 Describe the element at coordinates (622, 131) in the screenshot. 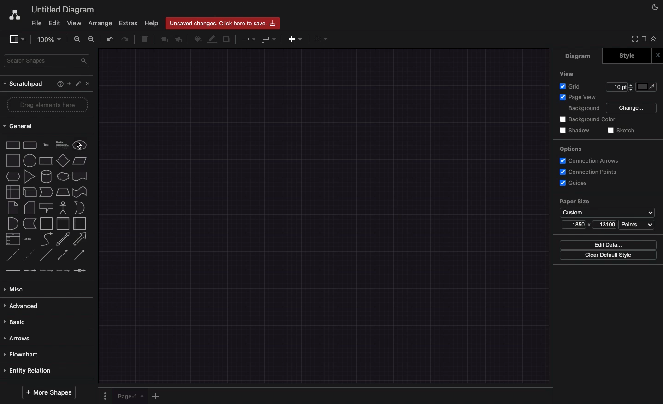

I see `Sketch ` at that location.